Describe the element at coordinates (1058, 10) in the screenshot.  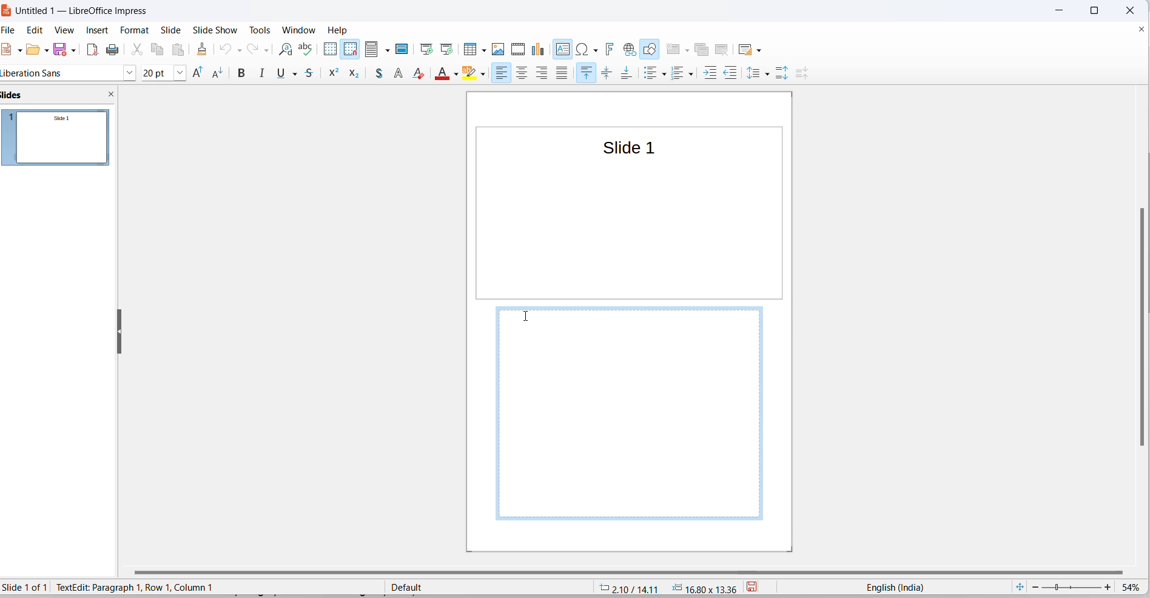
I see `close` at that location.